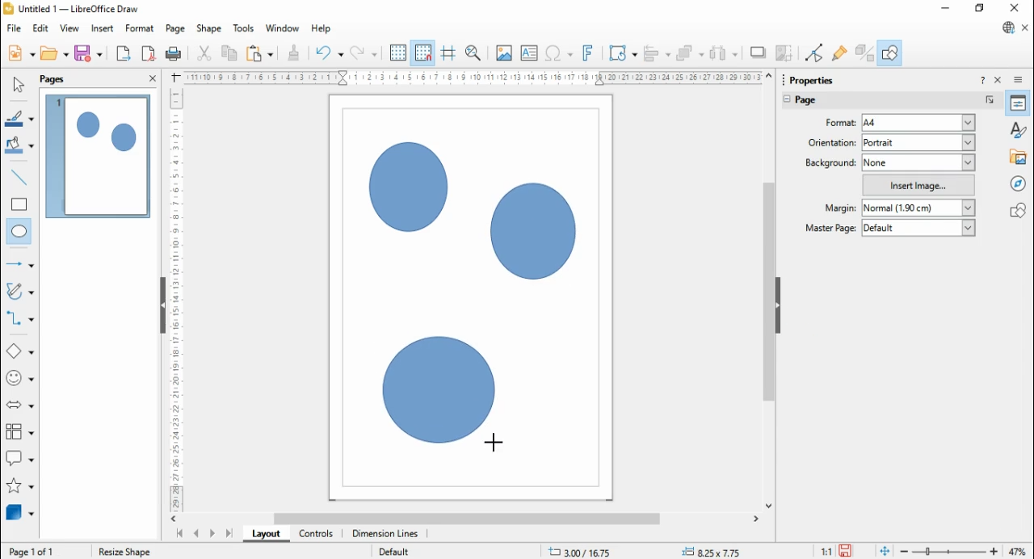  I want to click on normal, so click(918, 208).